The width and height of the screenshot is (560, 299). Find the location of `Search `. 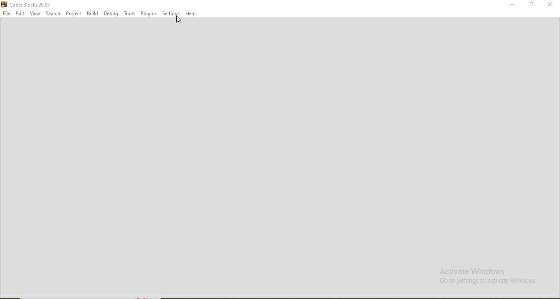

Search  is located at coordinates (53, 13).